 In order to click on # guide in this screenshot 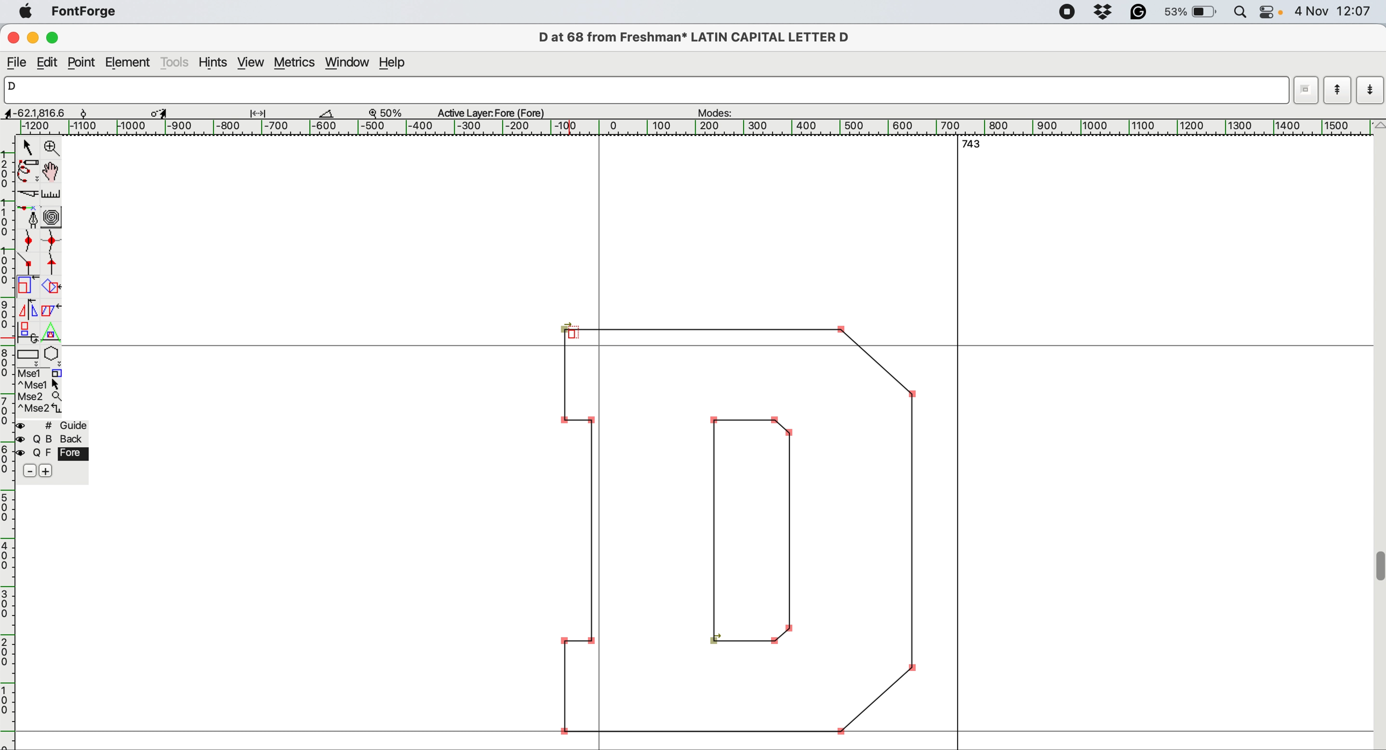, I will do `click(56, 426)`.